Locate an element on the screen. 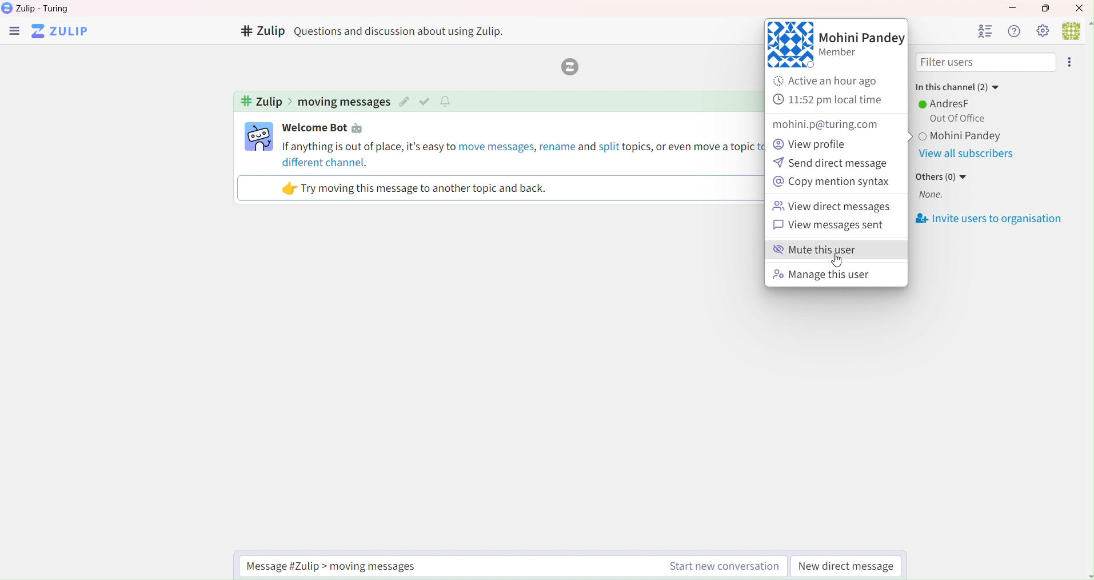  Info is located at coordinates (1013, 31).